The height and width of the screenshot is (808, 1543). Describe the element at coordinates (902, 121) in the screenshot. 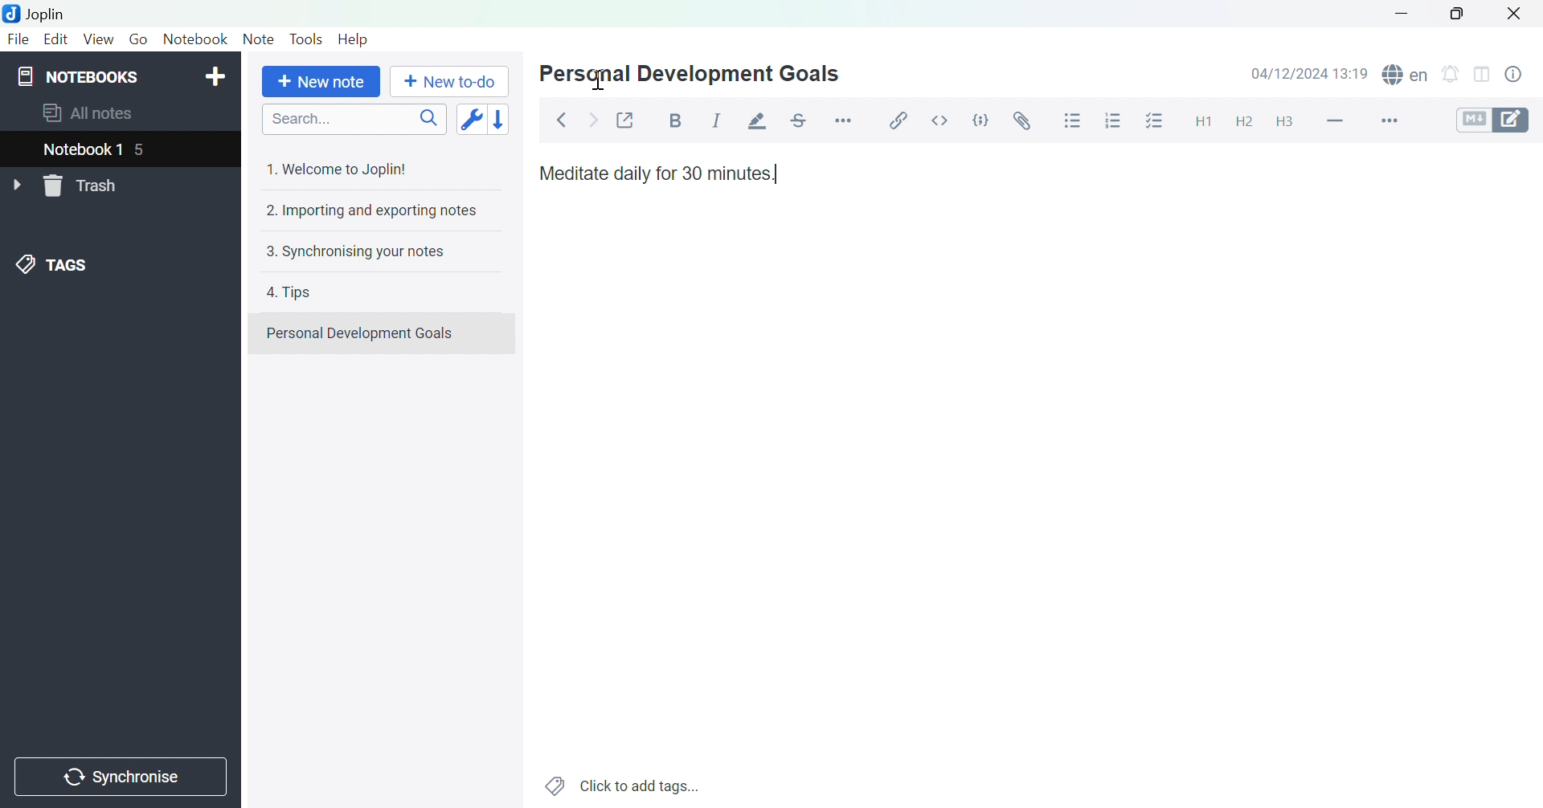

I see `Insert / edit link` at that location.